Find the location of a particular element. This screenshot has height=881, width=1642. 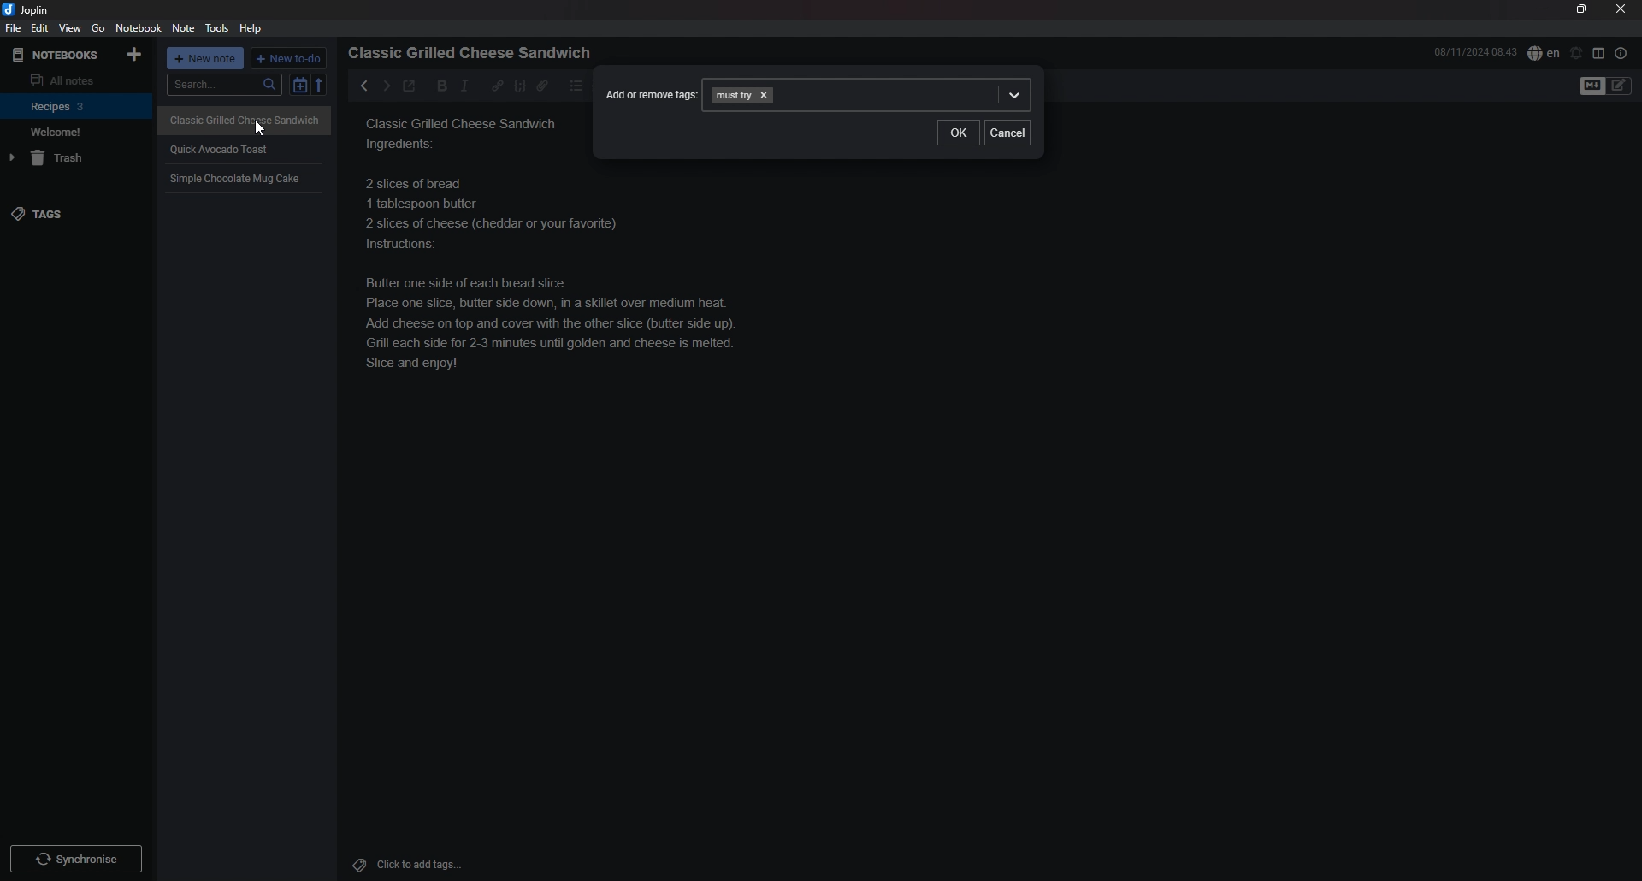

add notebook is located at coordinates (136, 53).